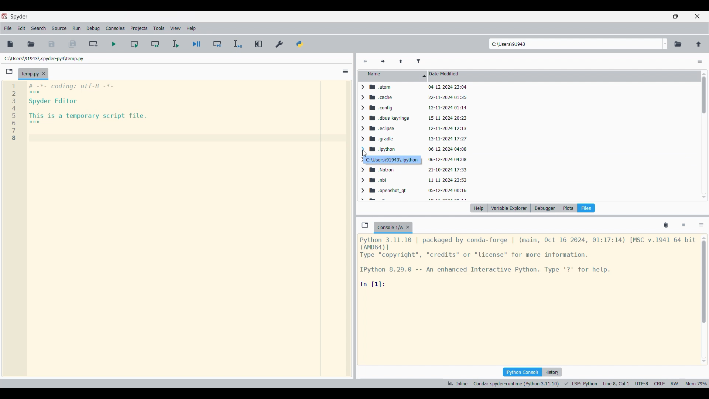  What do you see at coordinates (175, 28) in the screenshot?
I see `View menu` at bounding box center [175, 28].